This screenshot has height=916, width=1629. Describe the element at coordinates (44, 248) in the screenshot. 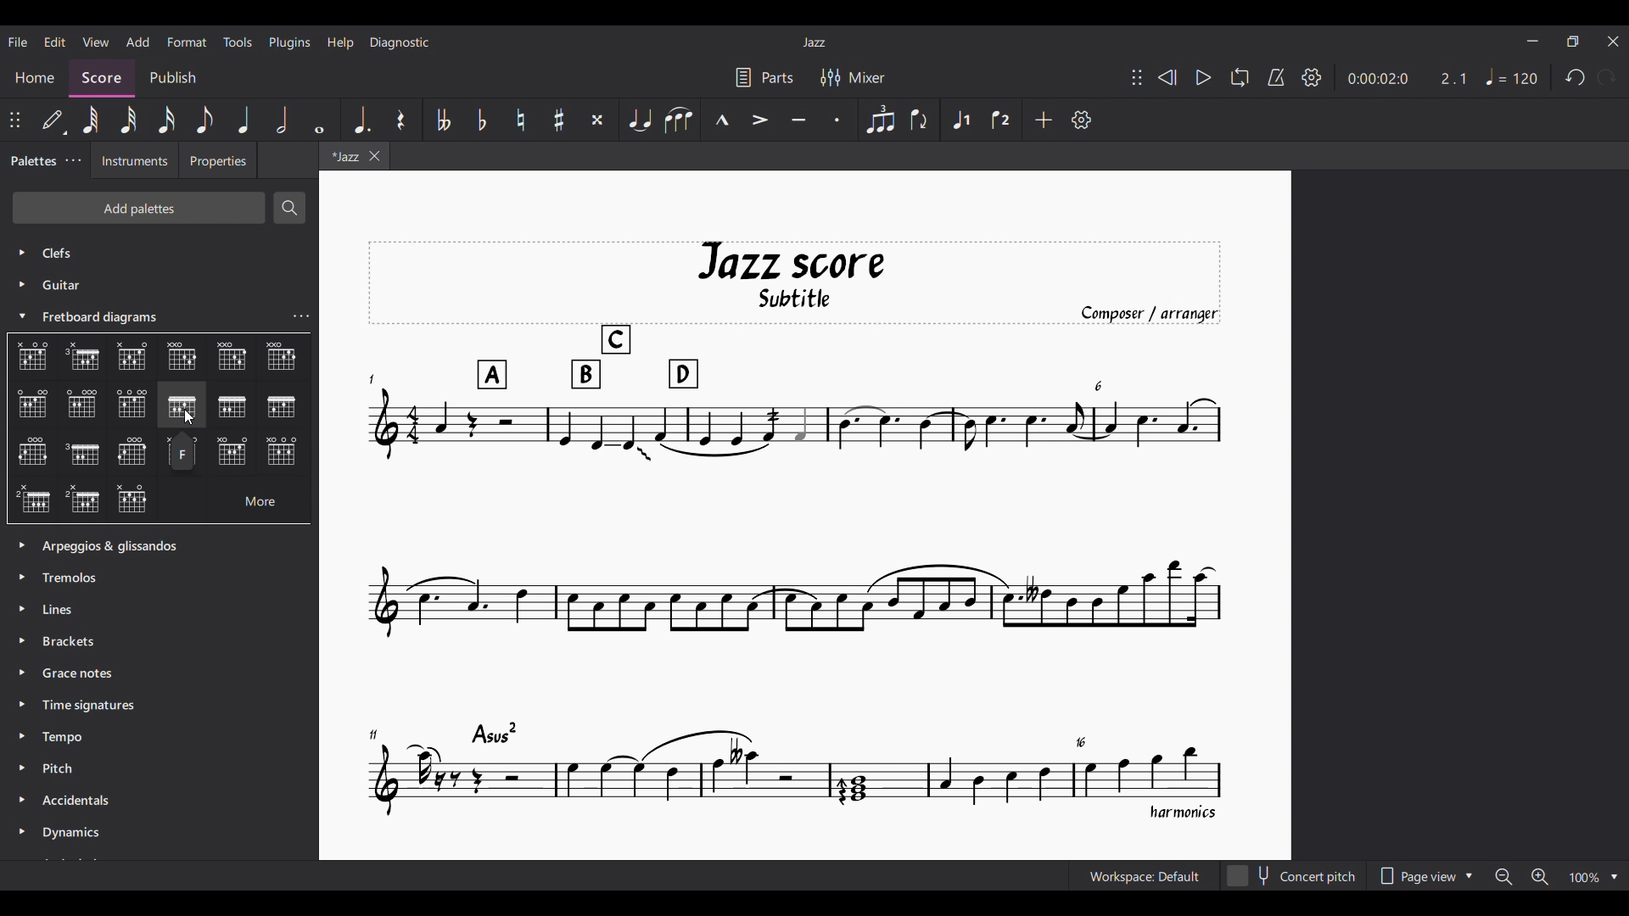

I see `Cliff` at that location.